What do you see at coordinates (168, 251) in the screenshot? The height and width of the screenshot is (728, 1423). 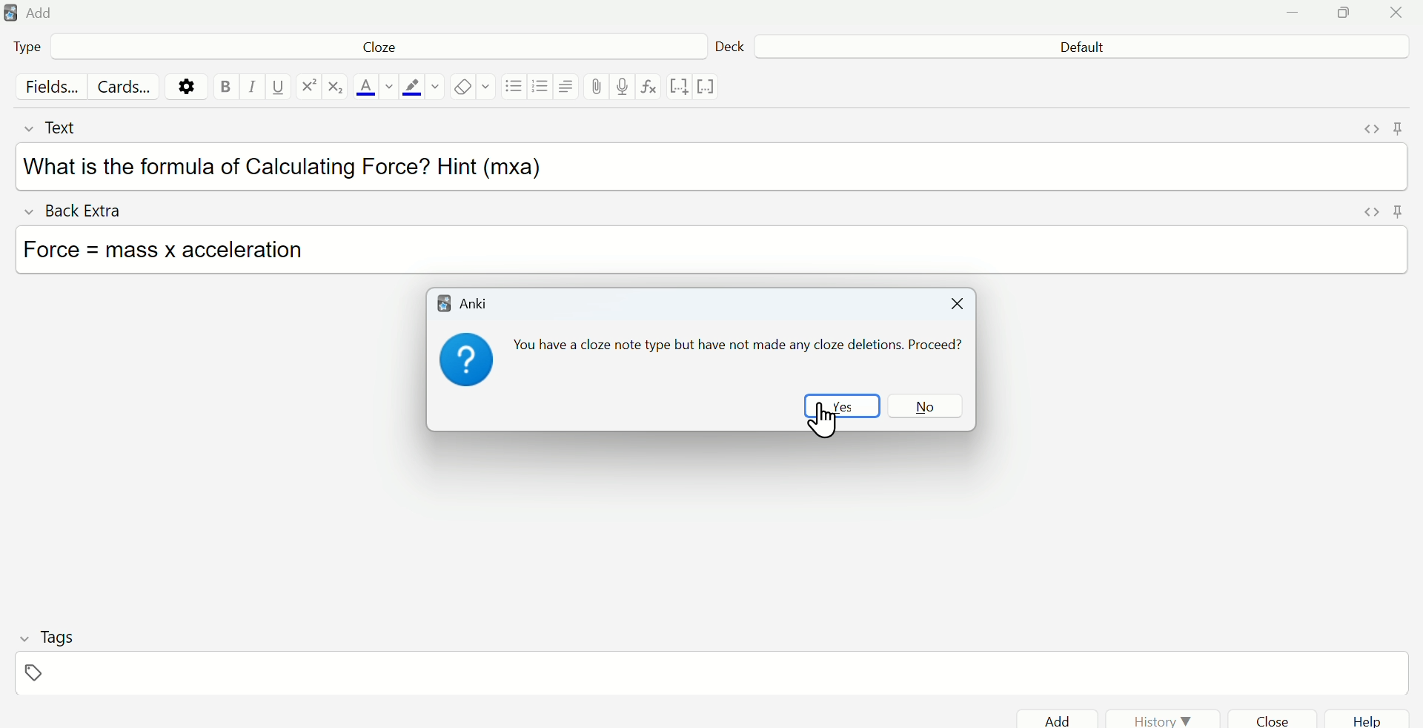 I see `Force = mass x acceleration` at bounding box center [168, 251].